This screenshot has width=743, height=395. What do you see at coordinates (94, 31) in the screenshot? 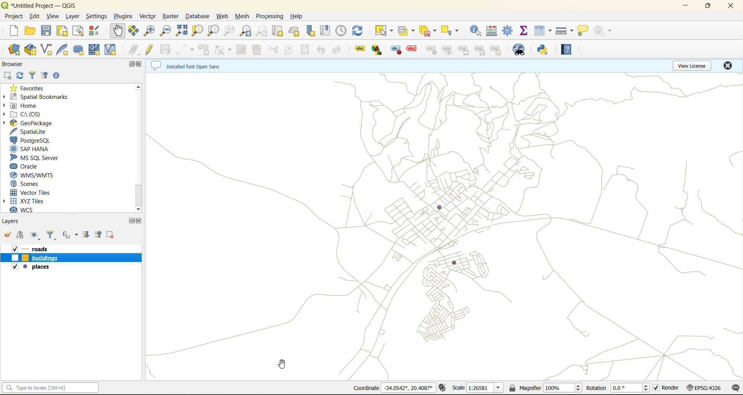
I see `style manager` at bounding box center [94, 31].